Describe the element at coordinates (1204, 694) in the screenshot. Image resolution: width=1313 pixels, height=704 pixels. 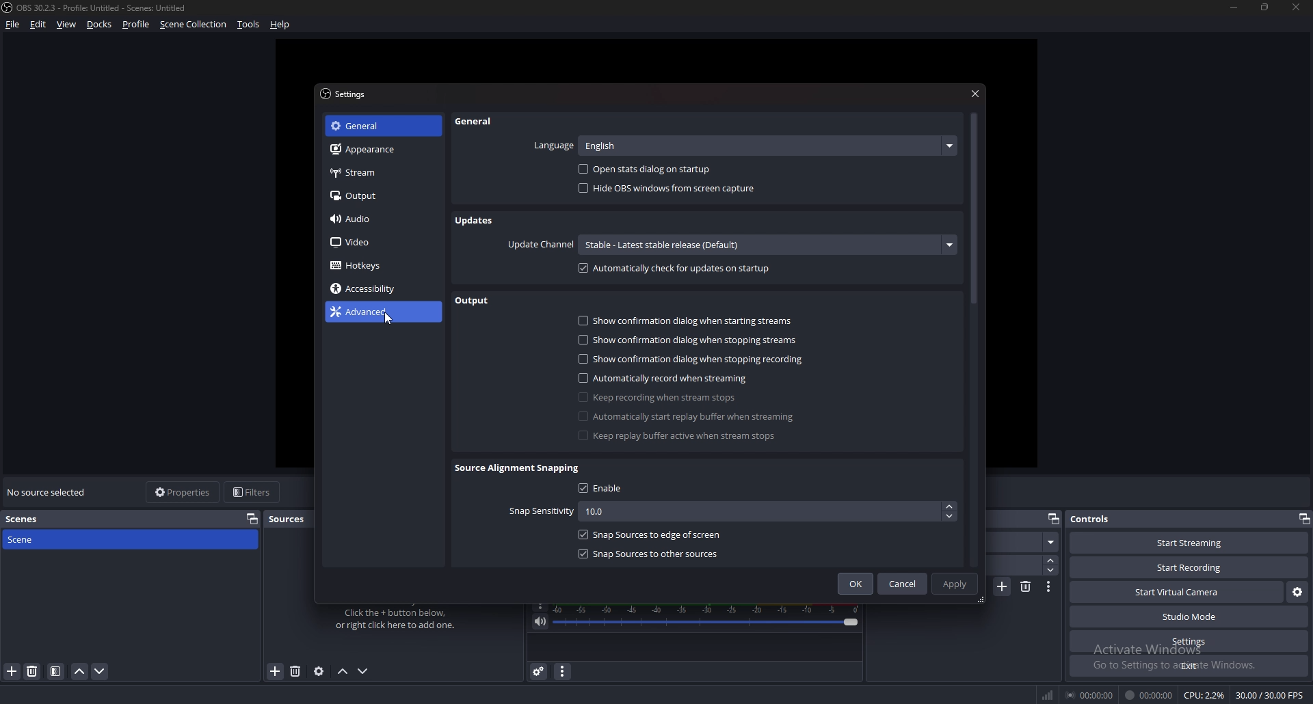
I see `CPU: 0.5%` at that location.